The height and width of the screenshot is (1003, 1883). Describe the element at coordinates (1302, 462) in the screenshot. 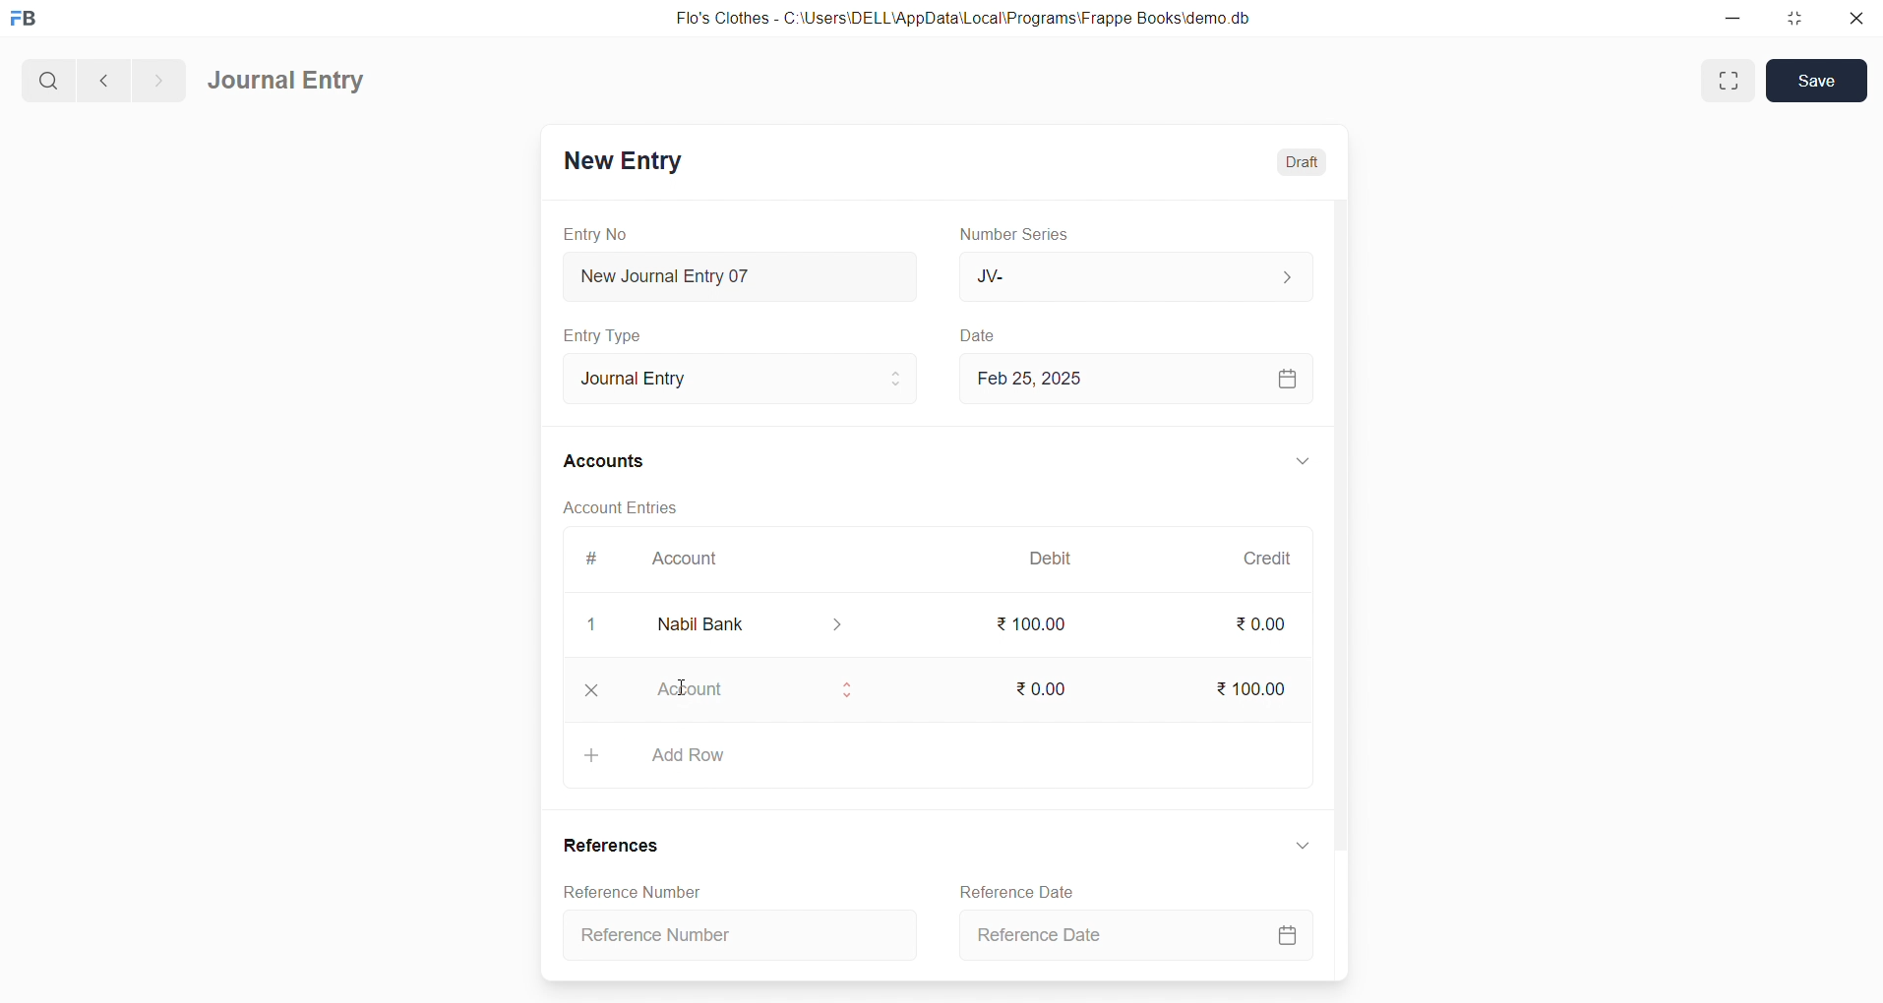

I see `expand/collapse` at that location.